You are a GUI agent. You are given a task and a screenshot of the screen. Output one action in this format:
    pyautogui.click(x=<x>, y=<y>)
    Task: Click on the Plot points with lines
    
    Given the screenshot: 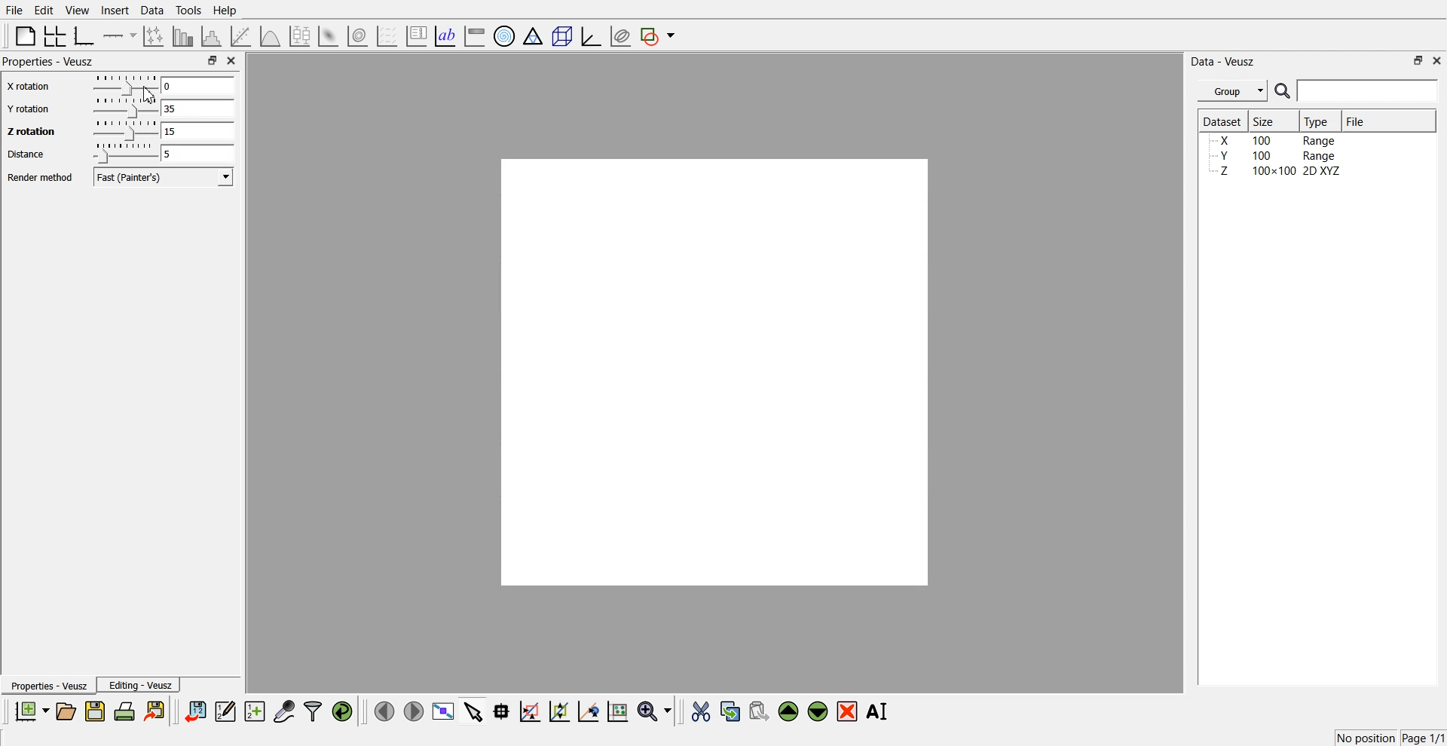 What is the action you would take?
    pyautogui.click(x=154, y=36)
    